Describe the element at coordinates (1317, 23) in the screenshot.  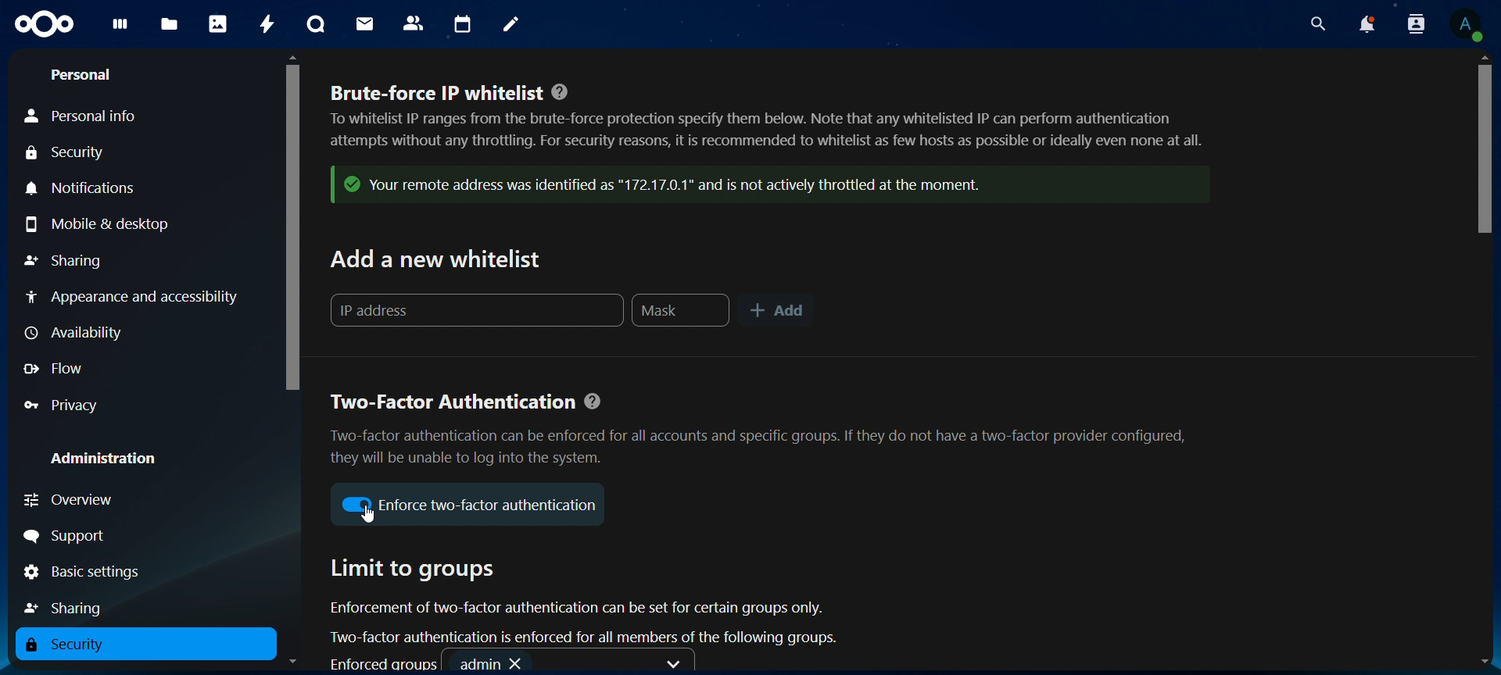
I see `search` at that location.